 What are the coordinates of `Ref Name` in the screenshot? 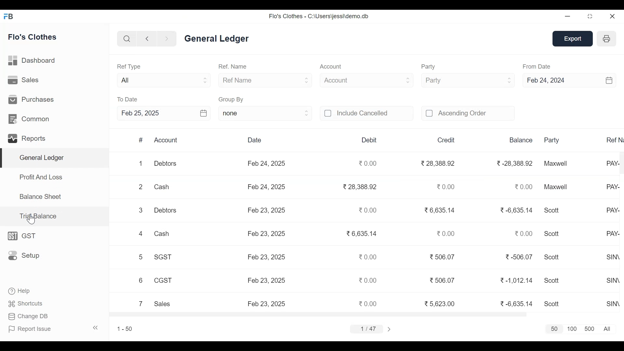 It's located at (266, 80).